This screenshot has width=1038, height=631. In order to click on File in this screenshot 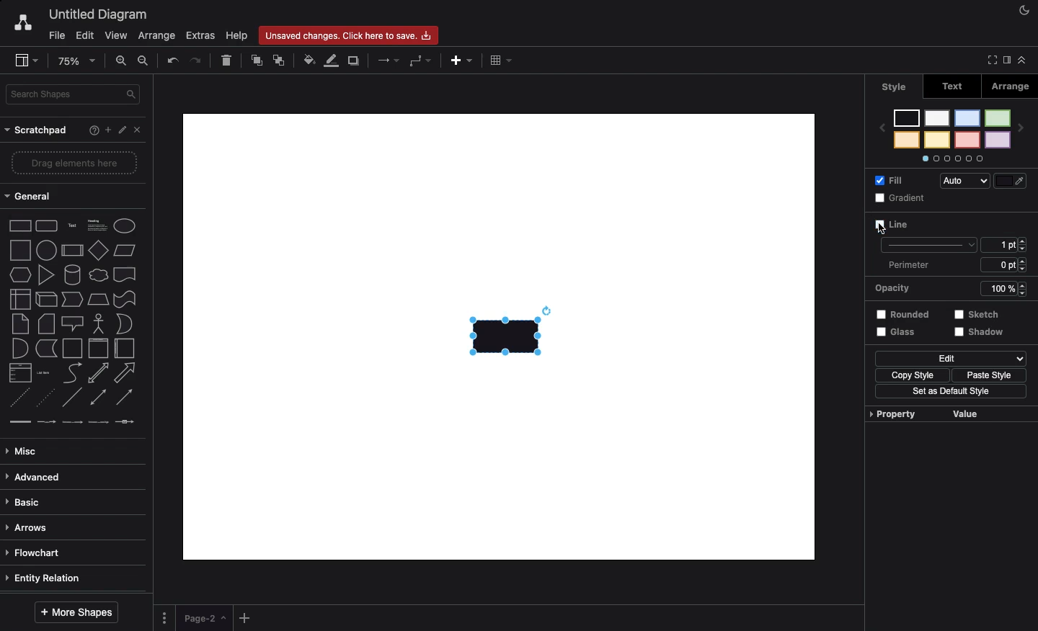, I will do `click(55, 35)`.